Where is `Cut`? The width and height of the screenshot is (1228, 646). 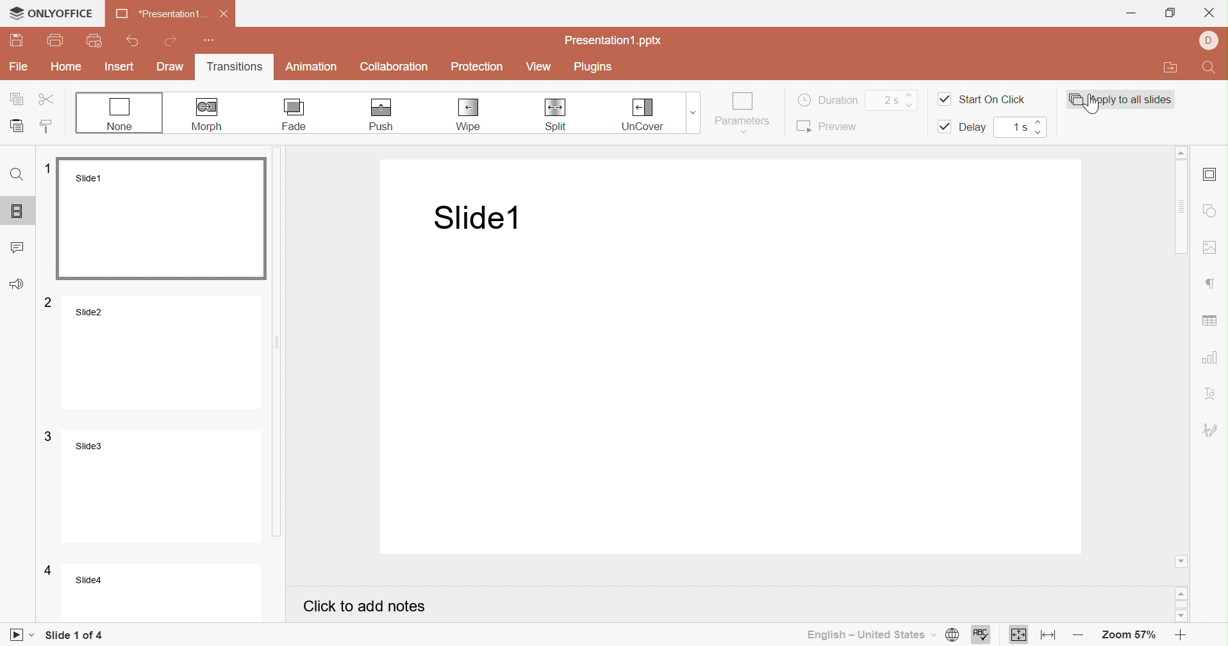 Cut is located at coordinates (51, 101).